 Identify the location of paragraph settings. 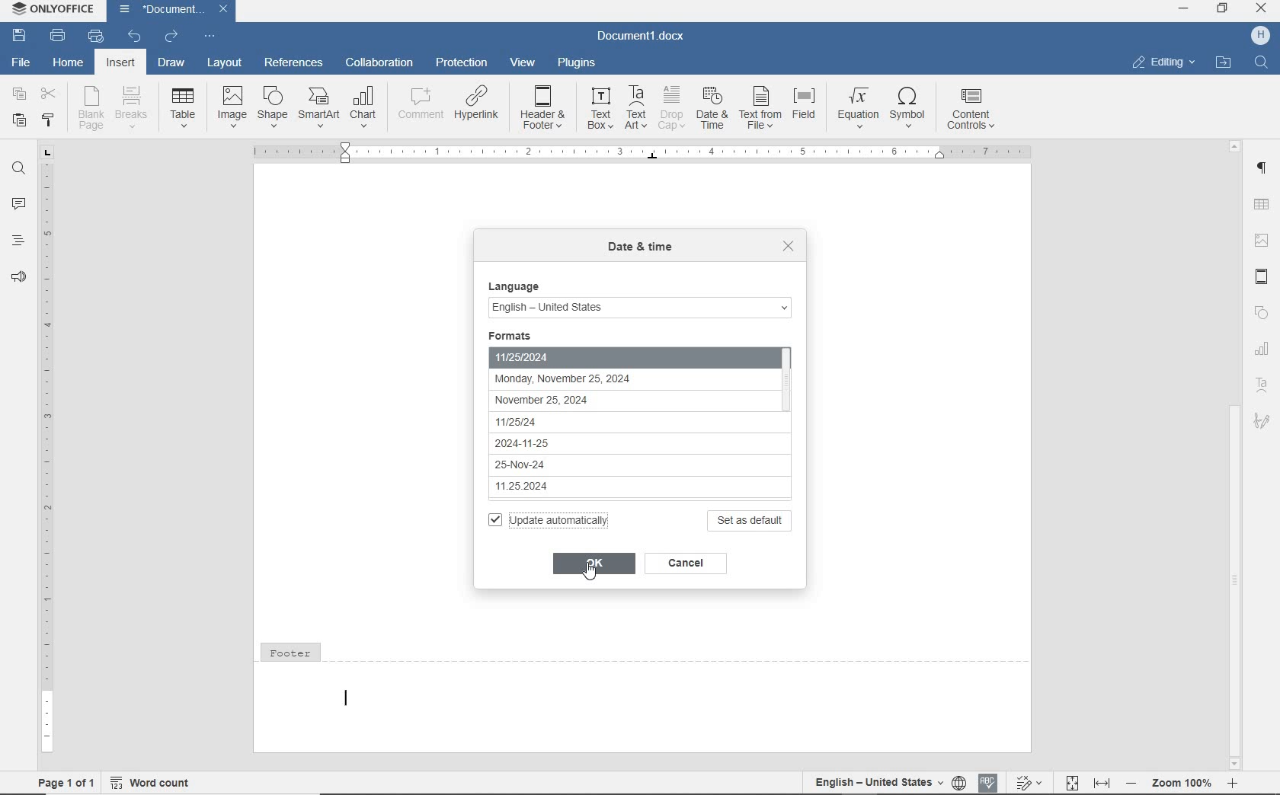
(1264, 170).